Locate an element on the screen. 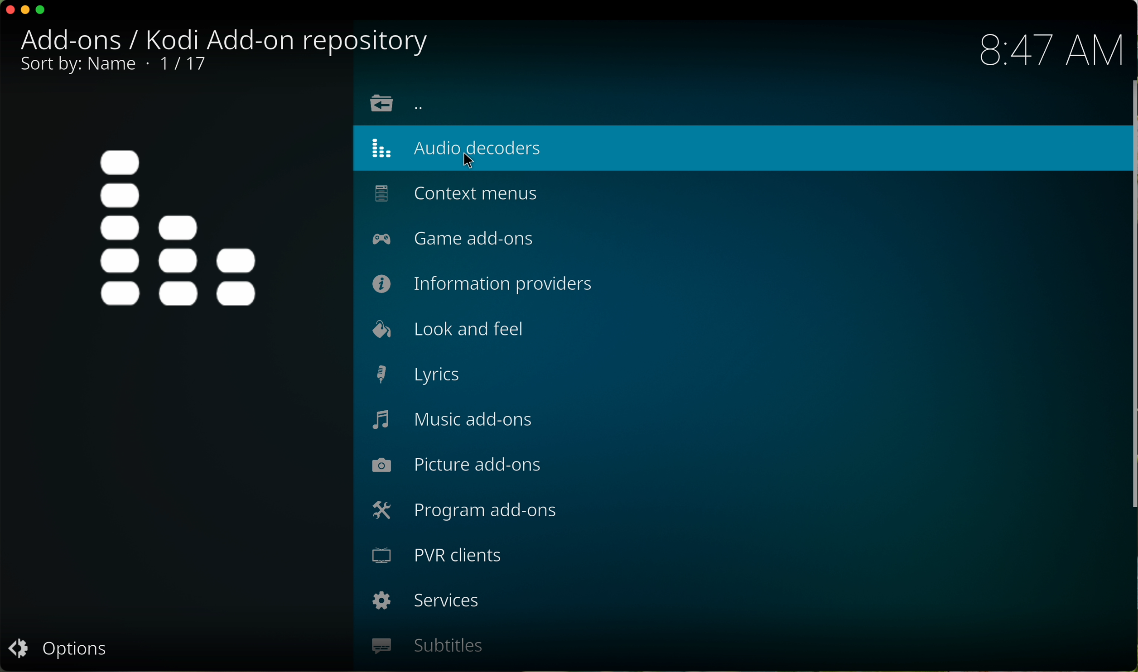 The width and height of the screenshot is (1138, 672). maximize is located at coordinates (44, 12).